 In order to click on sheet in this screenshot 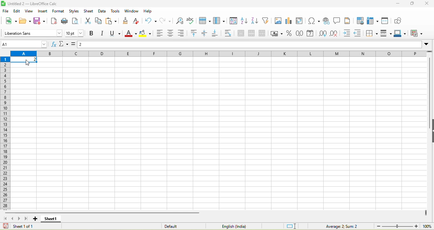, I will do `click(88, 11)`.